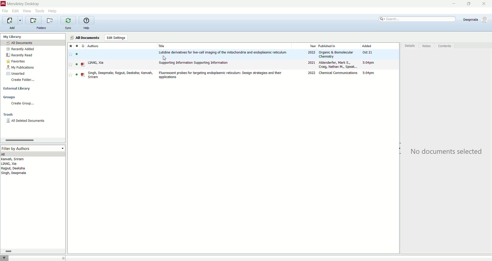 Image resolution: width=492 pixels, height=261 pixels. Describe the element at coordinates (70, 64) in the screenshot. I see `Favourite` at that location.